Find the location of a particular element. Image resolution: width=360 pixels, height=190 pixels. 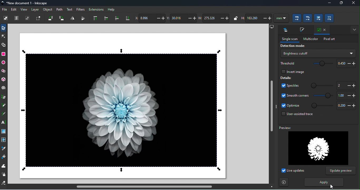

Fill and stroke is located at coordinates (301, 30).